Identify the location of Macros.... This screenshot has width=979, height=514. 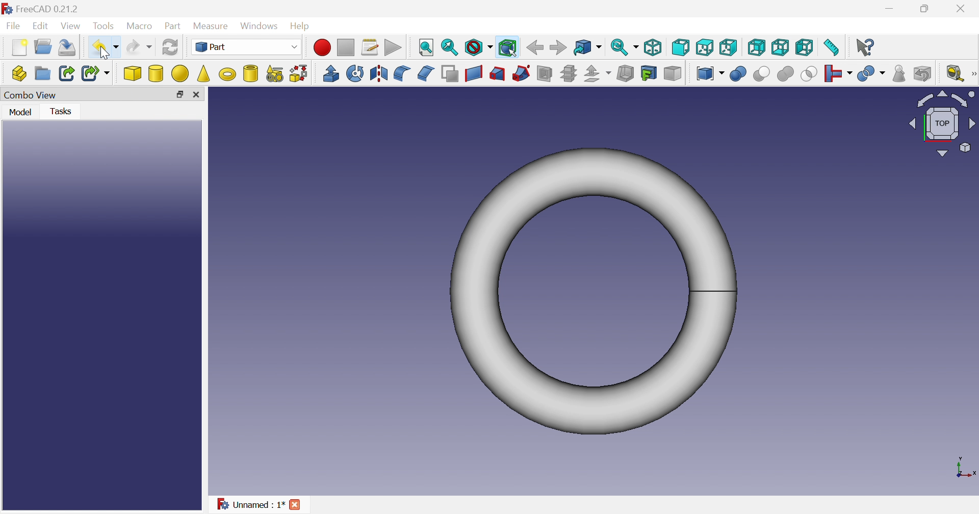
(370, 46).